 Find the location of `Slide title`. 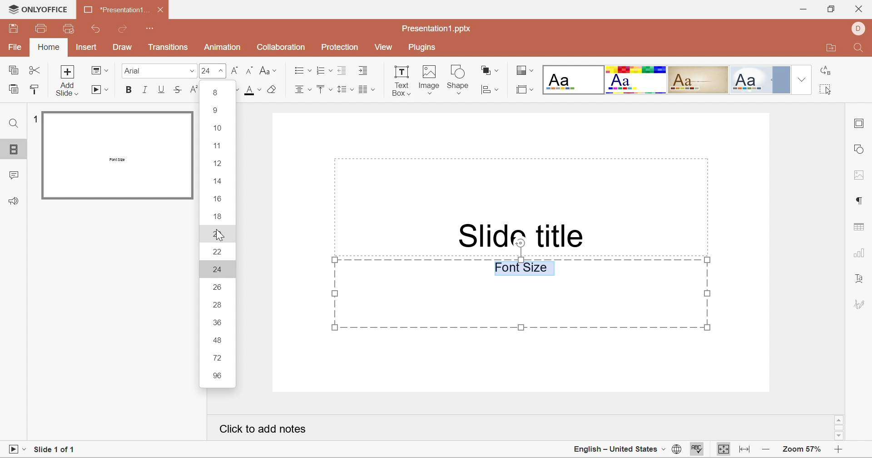

Slide title is located at coordinates (523, 234).